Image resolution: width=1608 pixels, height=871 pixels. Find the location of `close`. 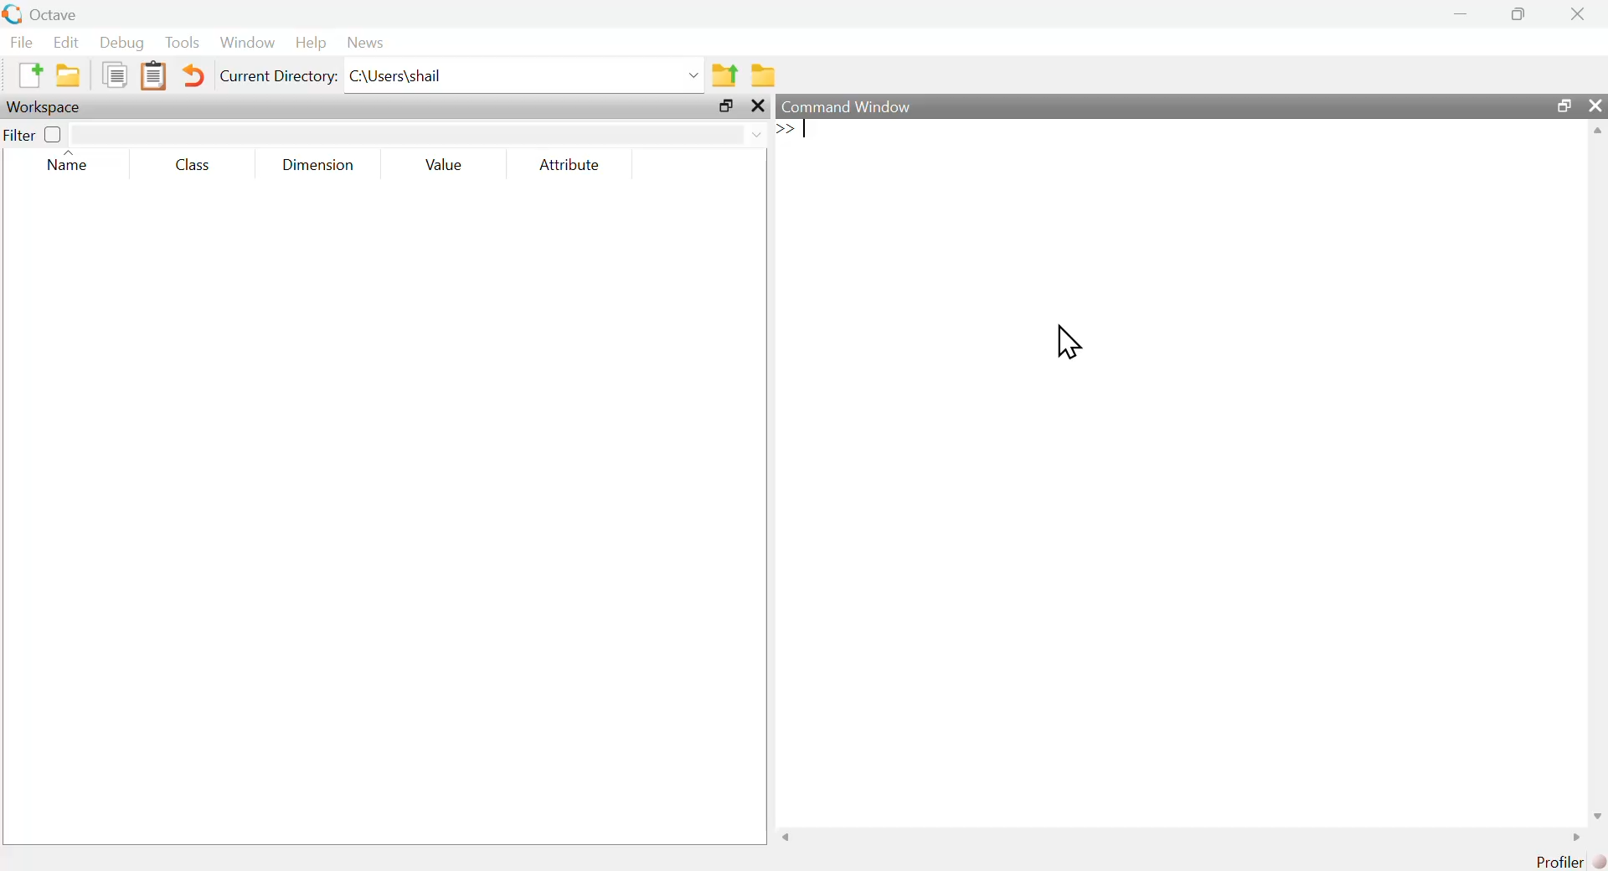

close is located at coordinates (1578, 14).